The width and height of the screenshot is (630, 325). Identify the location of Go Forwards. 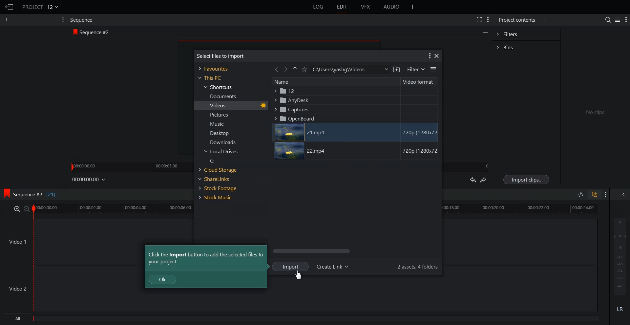
(286, 69).